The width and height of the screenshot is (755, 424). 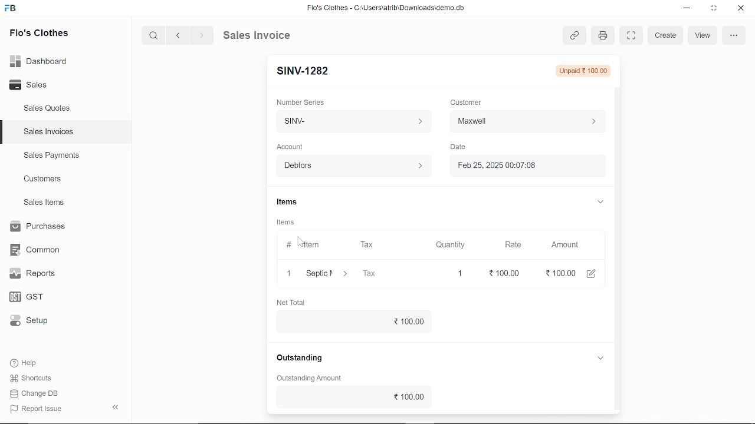 I want to click on link, so click(x=574, y=37).